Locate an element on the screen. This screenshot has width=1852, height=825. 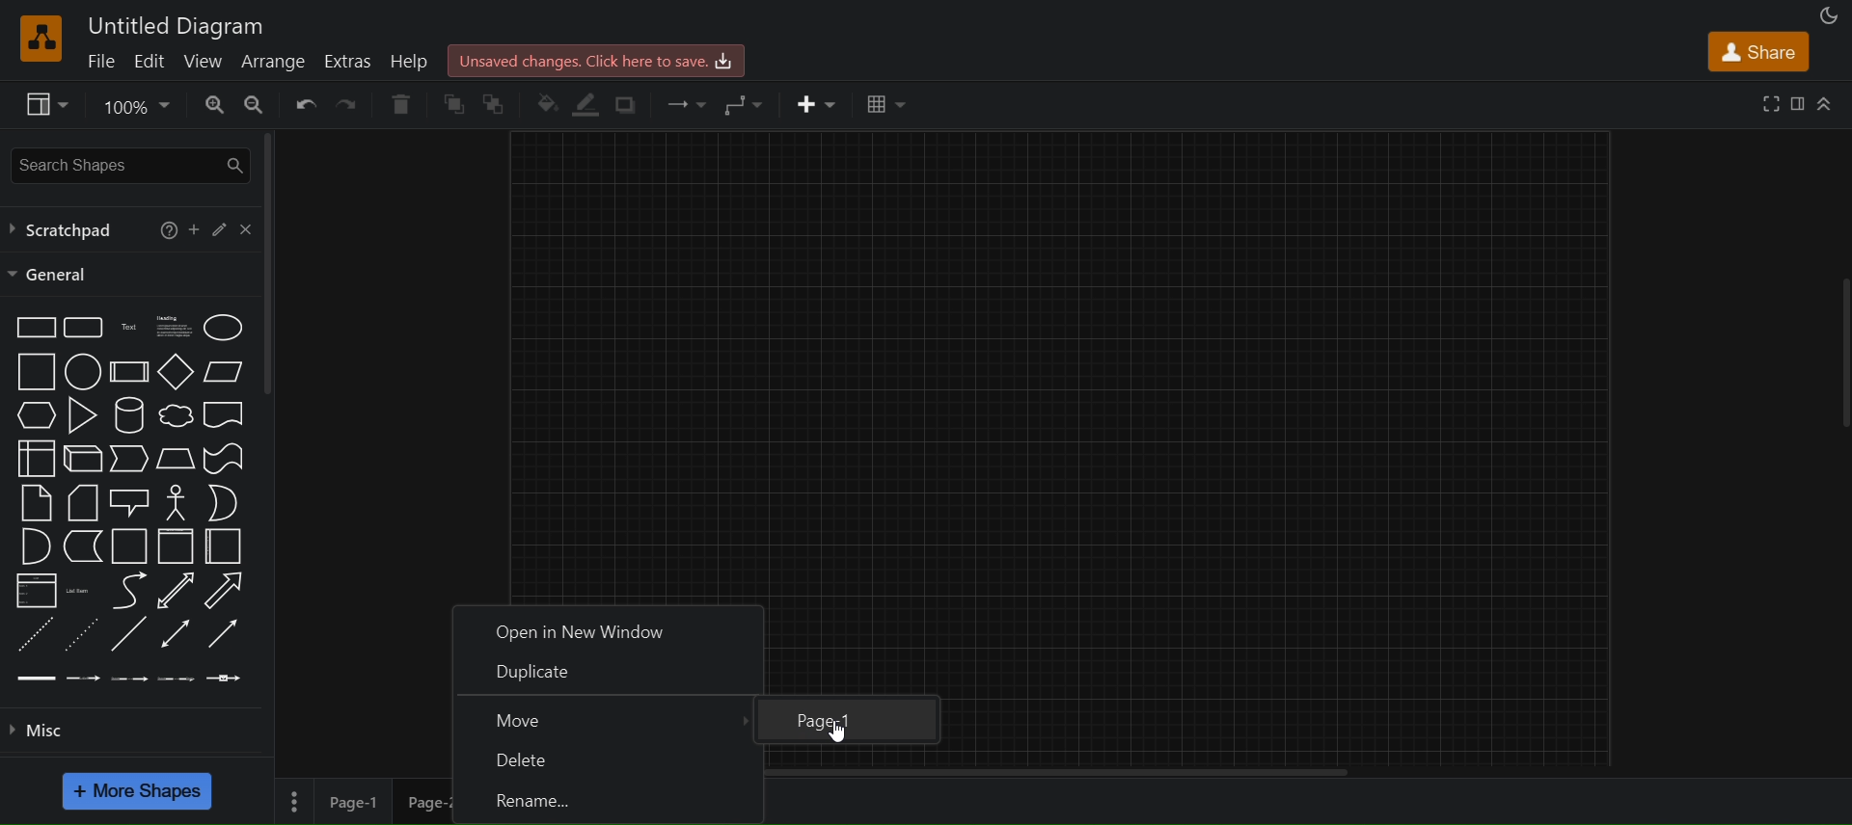
zoom in is located at coordinates (215, 104).